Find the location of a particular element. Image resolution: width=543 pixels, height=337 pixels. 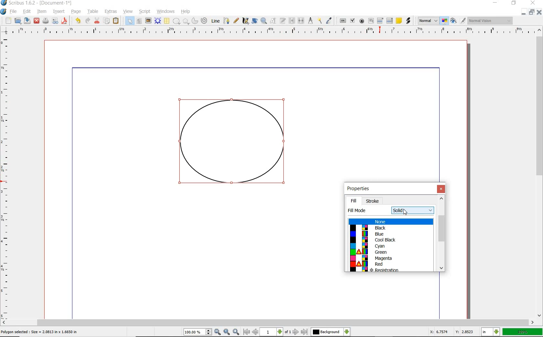

close is located at coordinates (442, 189).